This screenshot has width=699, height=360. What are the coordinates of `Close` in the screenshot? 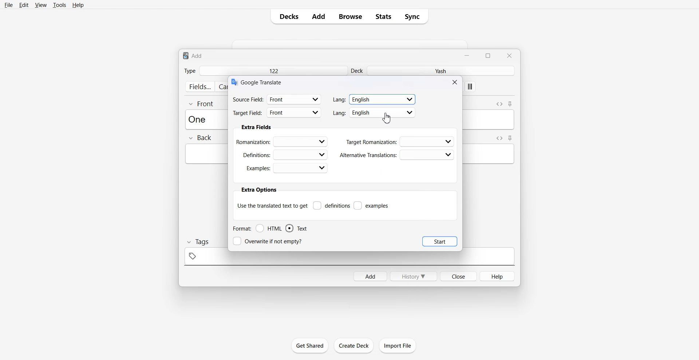 It's located at (456, 82).